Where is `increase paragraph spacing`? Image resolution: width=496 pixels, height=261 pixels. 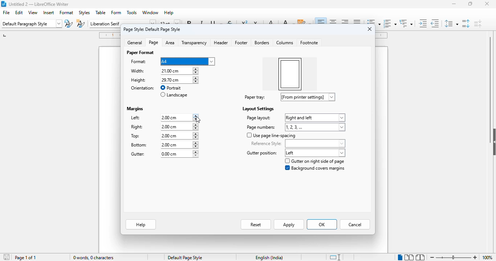
increase paragraph spacing is located at coordinates (466, 24).